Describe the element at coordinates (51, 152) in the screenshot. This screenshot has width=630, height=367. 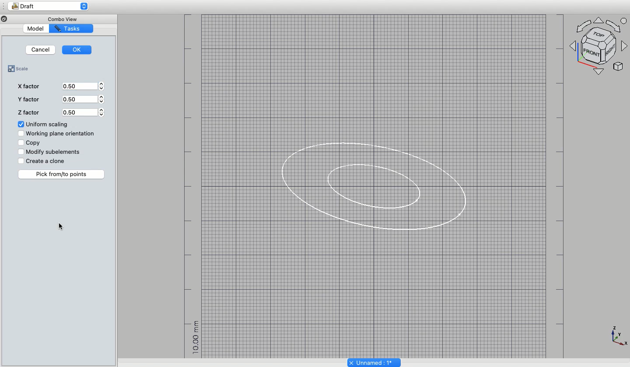
I see `Modify subelements` at that location.